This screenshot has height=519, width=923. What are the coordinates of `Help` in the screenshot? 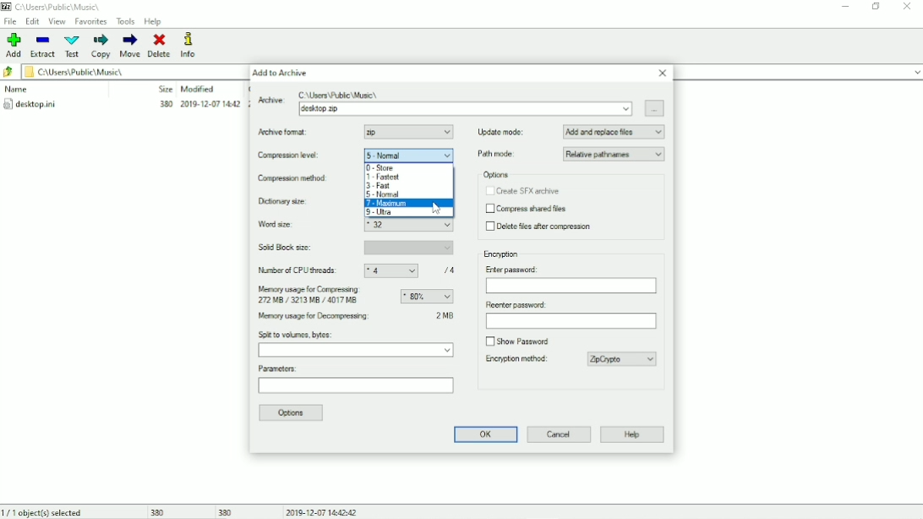 It's located at (153, 22).